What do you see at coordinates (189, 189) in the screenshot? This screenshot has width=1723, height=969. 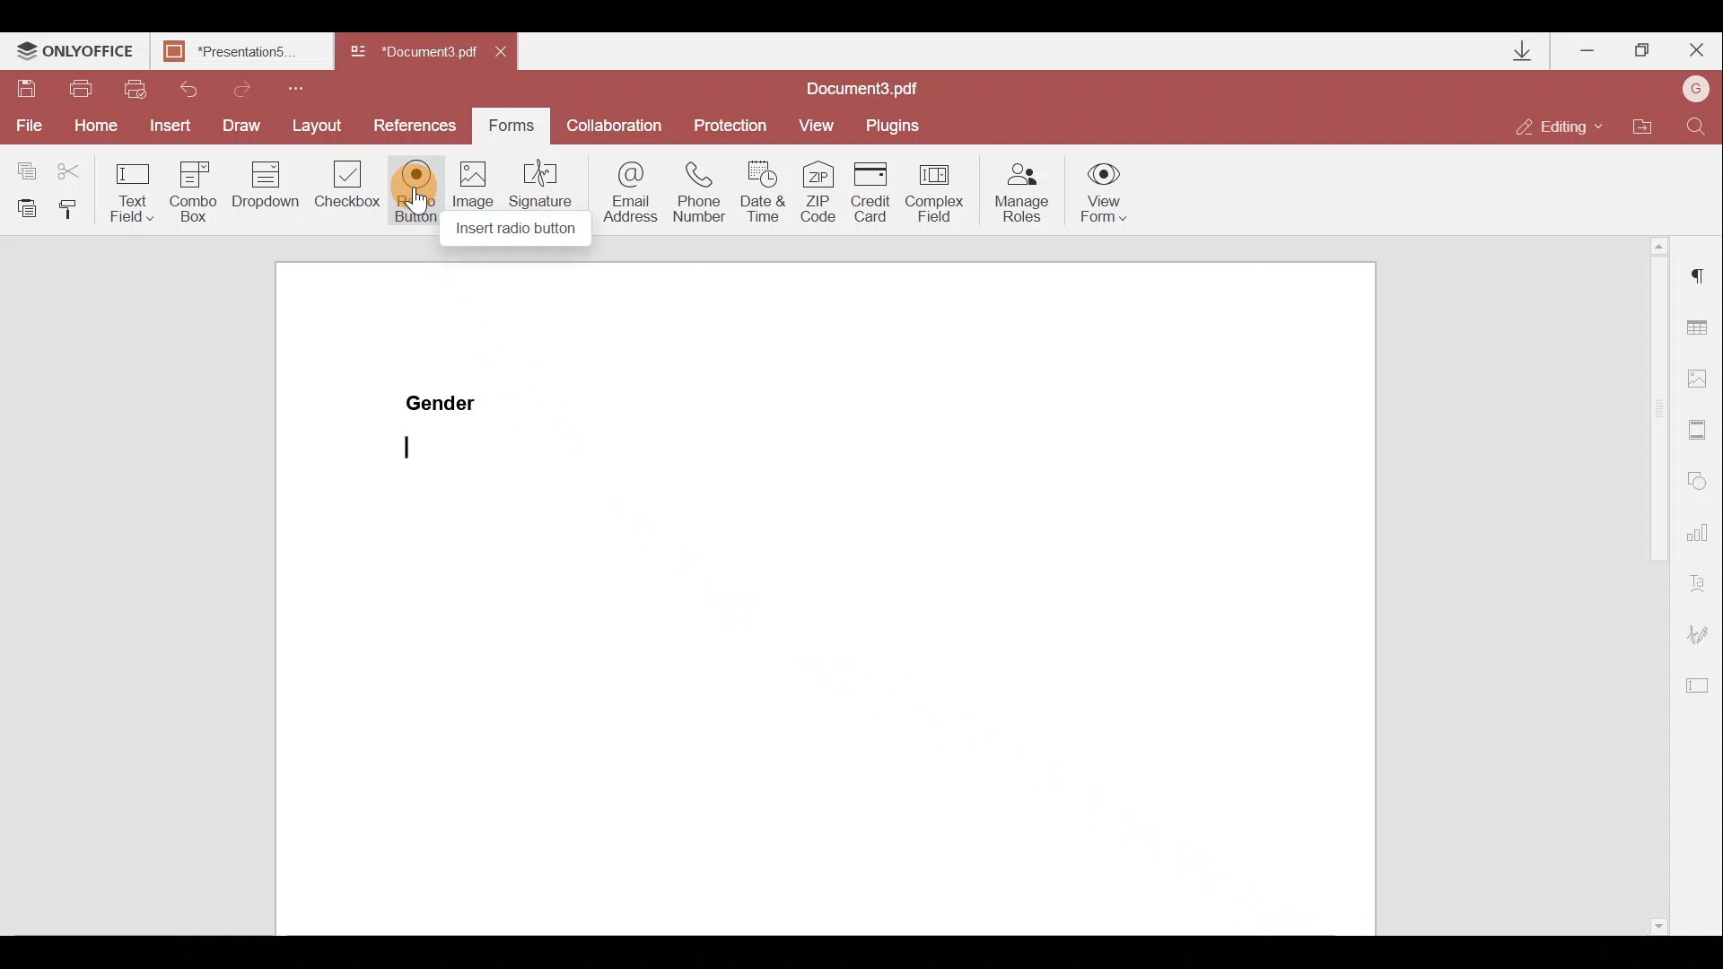 I see `Combo box` at bounding box center [189, 189].